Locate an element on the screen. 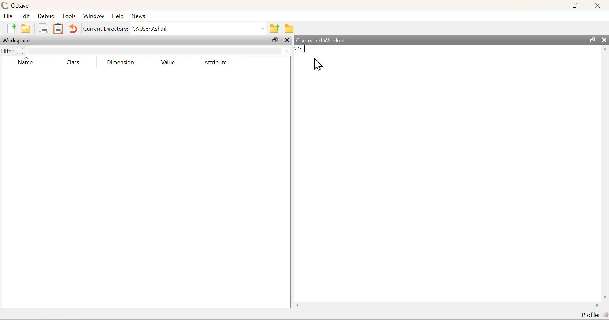  Attribute is located at coordinates (216, 62).